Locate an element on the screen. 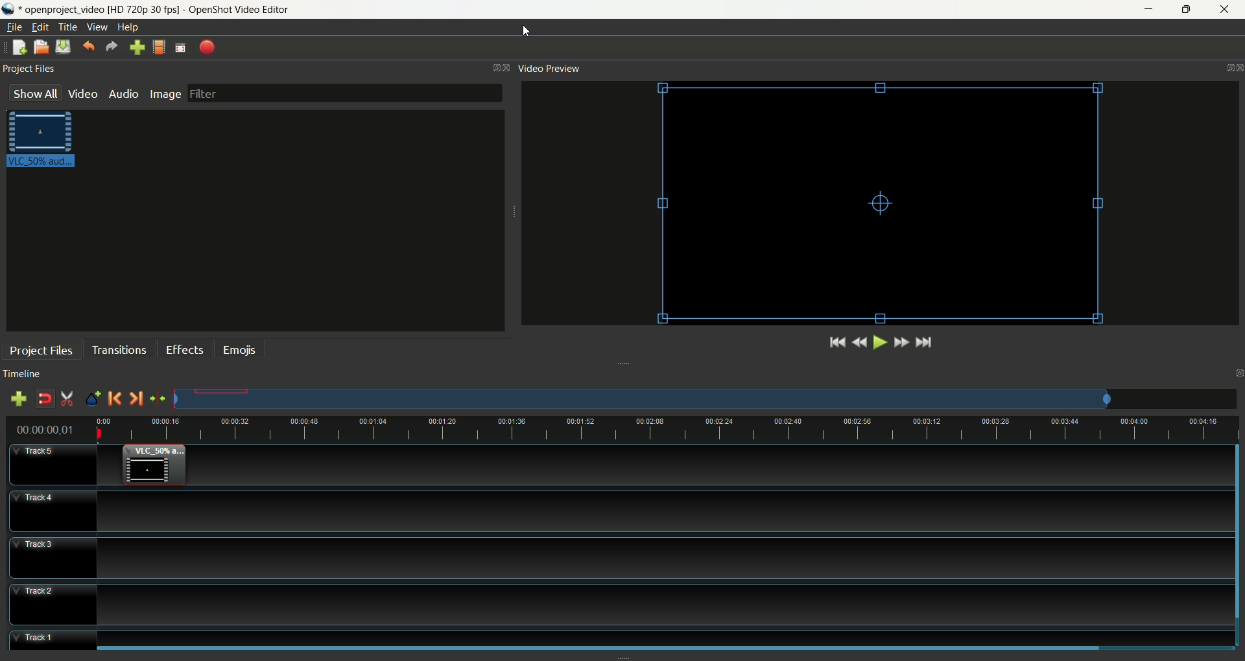  effects is located at coordinates (184, 349).